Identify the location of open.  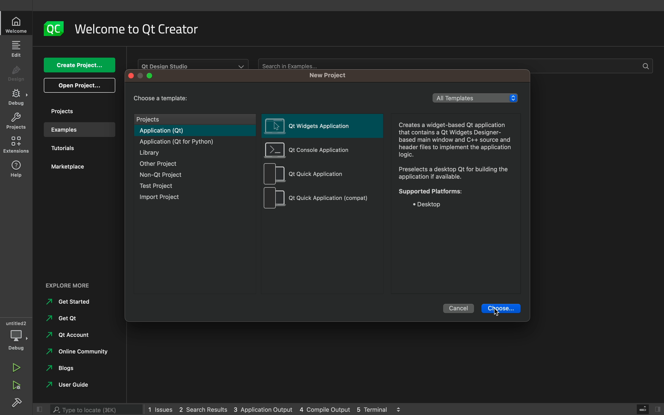
(80, 85).